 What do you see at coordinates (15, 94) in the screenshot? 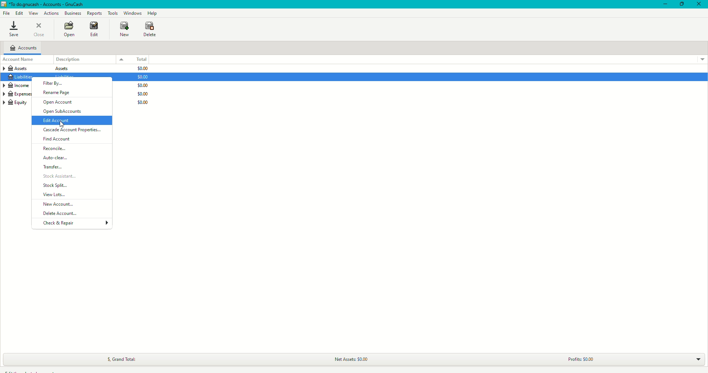
I see `Expenses` at bounding box center [15, 94].